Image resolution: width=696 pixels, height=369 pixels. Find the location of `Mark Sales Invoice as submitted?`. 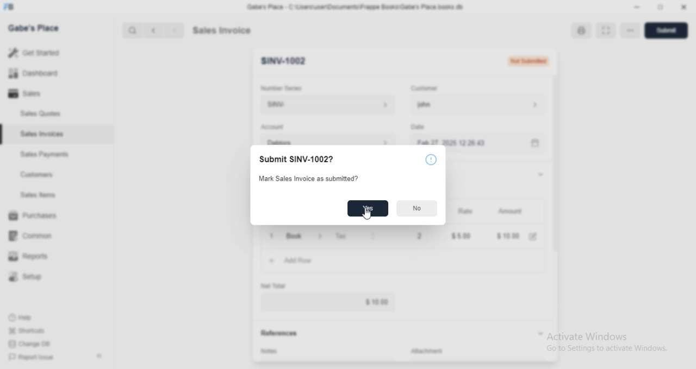

Mark Sales Invoice as submitted? is located at coordinates (304, 179).